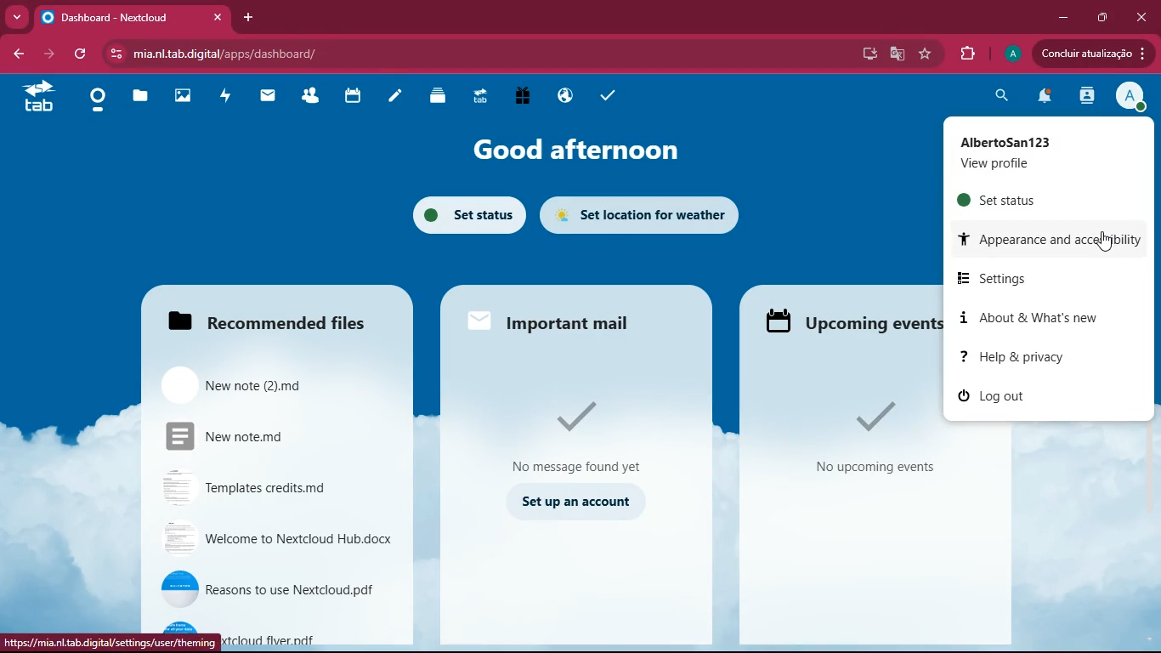 Image resolution: width=1161 pixels, height=653 pixels. Describe the element at coordinates (464, 212) in the screenshot. I see `set status` at that location.